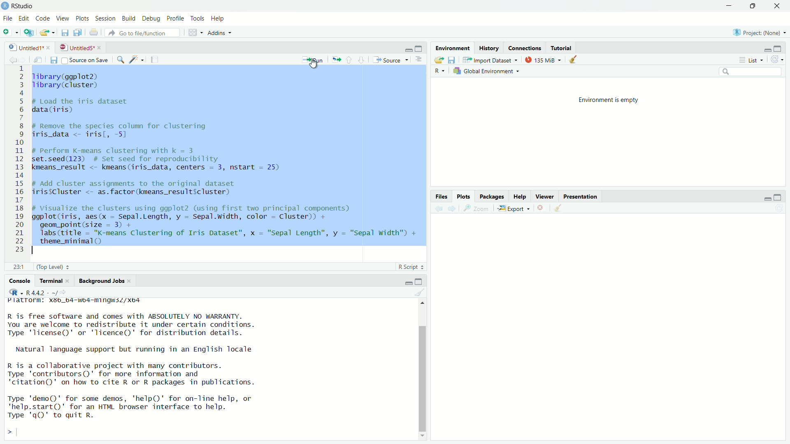 The width and height of the screenshot is (790, 444). Describe the element at coordinates (22, 46) in the screenshot. I see `untitled1` at that location.